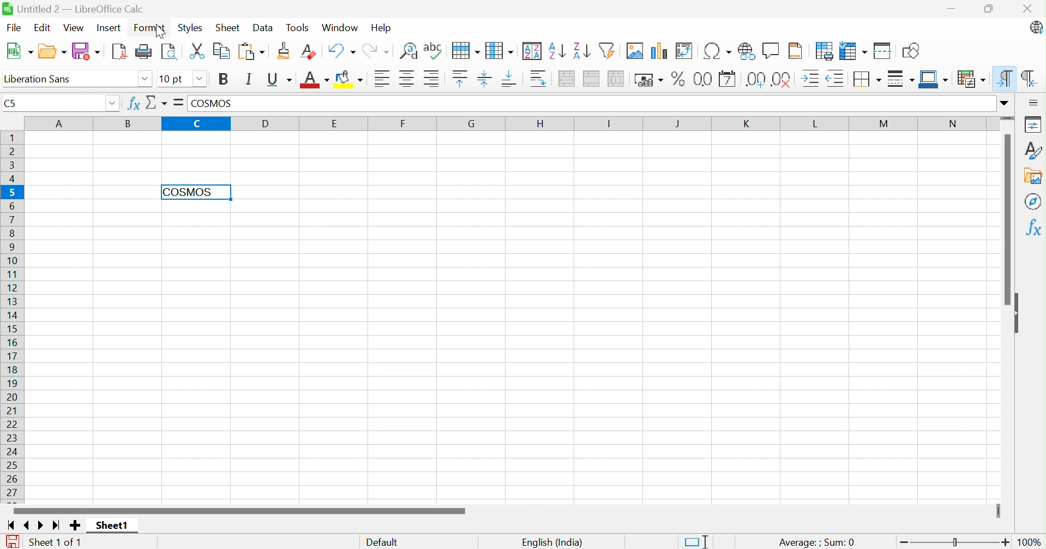  I want to click on Check Spelling, so click(436, 48).